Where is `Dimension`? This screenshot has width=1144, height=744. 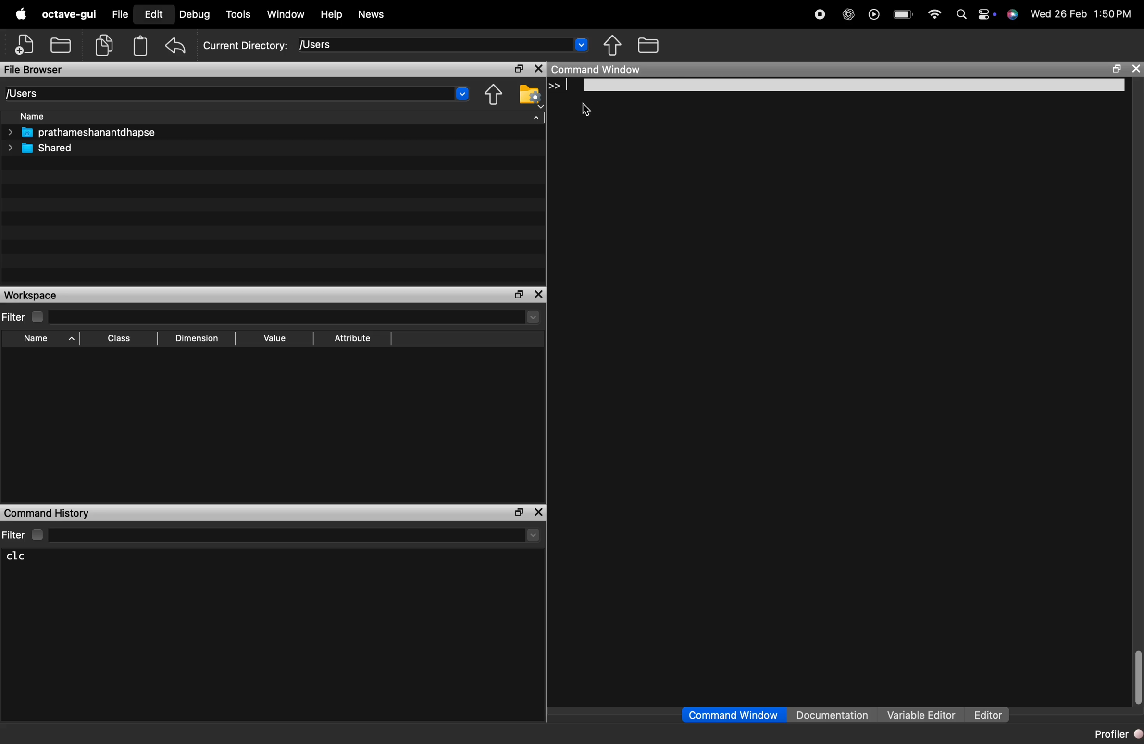 Dimension is located at coordinates (196, 339).